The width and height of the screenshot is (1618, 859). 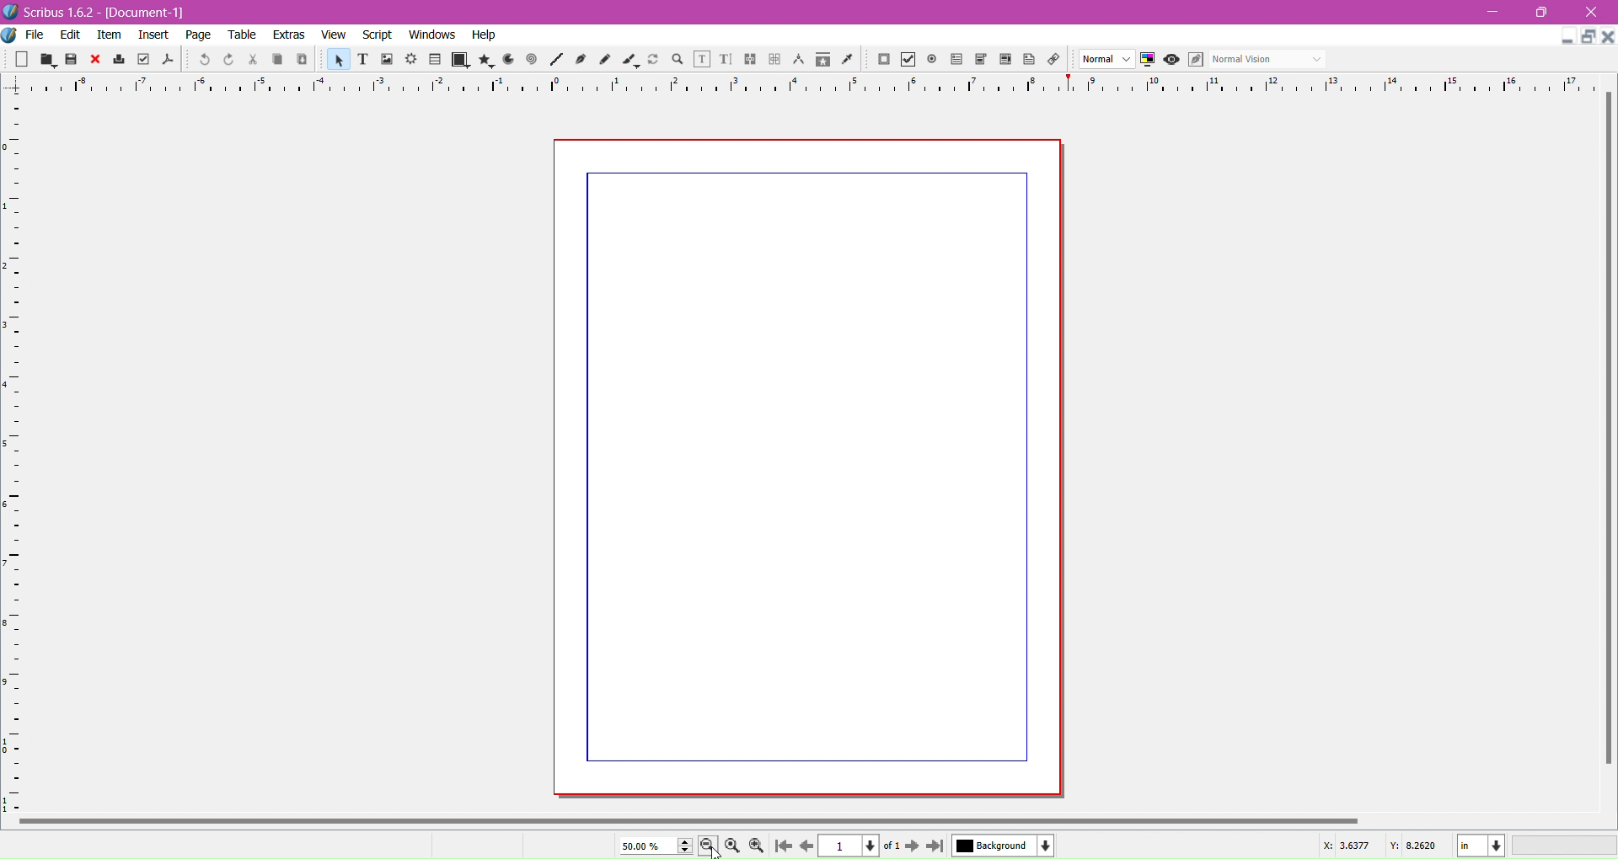 What do you see at coordinates (10, 11) in the screenshot?
I see `Application Logo` at bounding box center [10, 11].